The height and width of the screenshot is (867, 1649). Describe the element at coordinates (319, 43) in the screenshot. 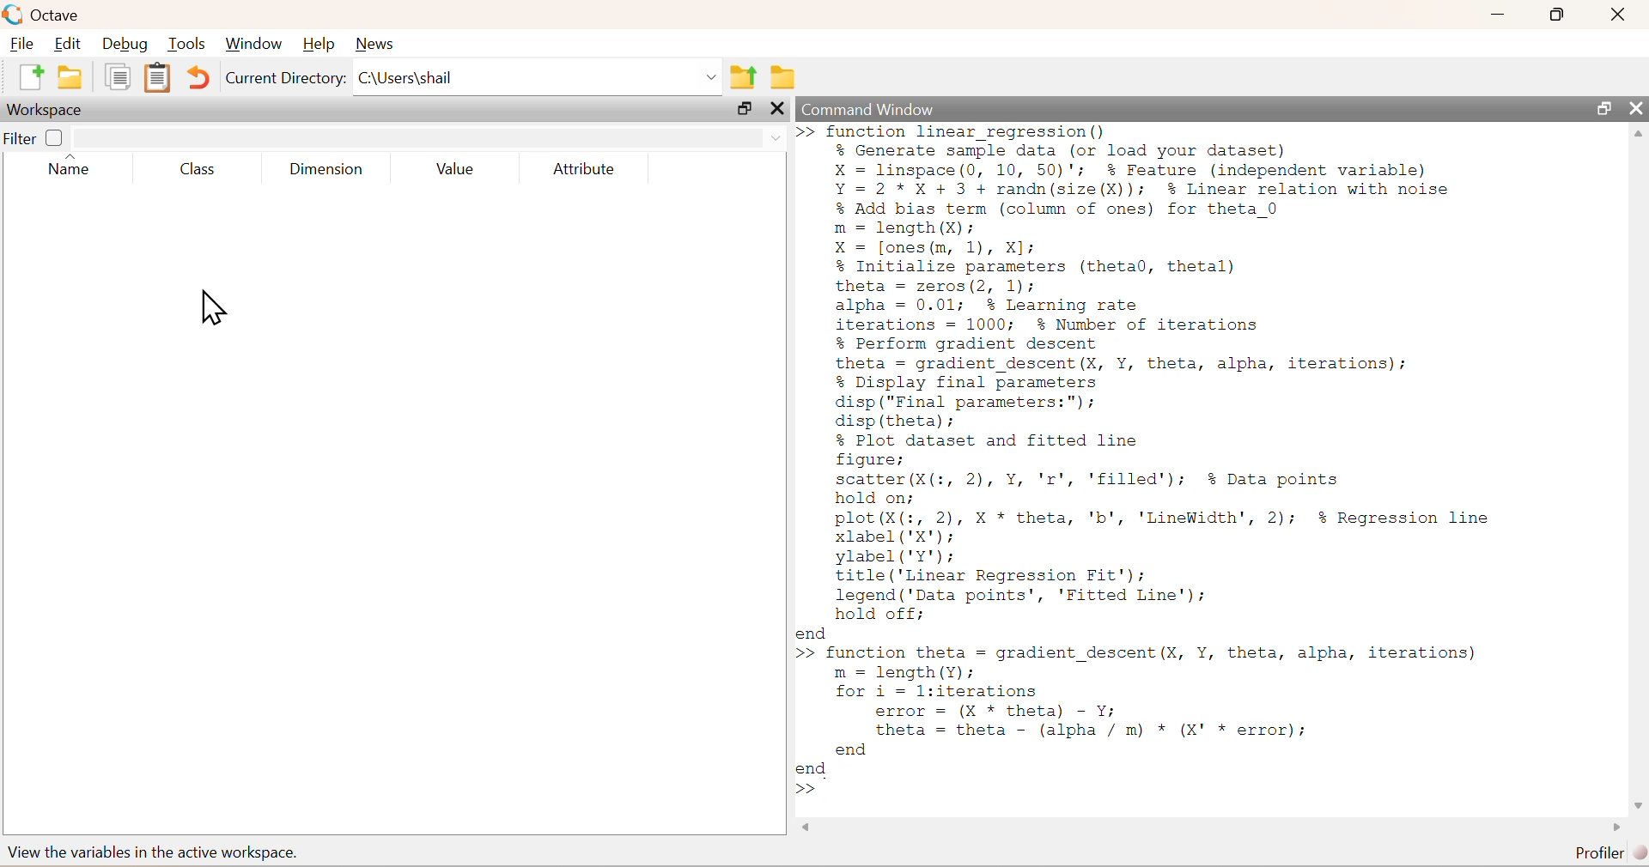

I see `Help` at that location.